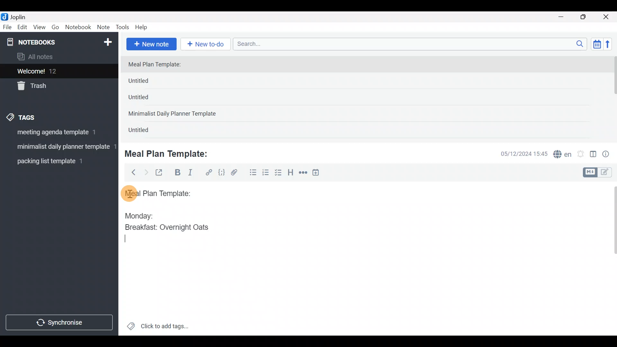  Describe the element at coordinates (174, 114) in the screenshot. I see `Minimalist Daily Planner Template` at that location.